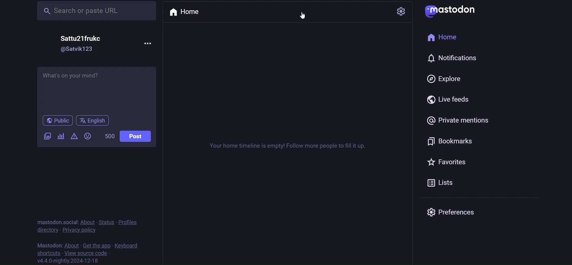 The height and width of the screenshot is (265, 572). Describe the element at coordinates (47, 136) in the screenshot. I see `image/video` at that location.